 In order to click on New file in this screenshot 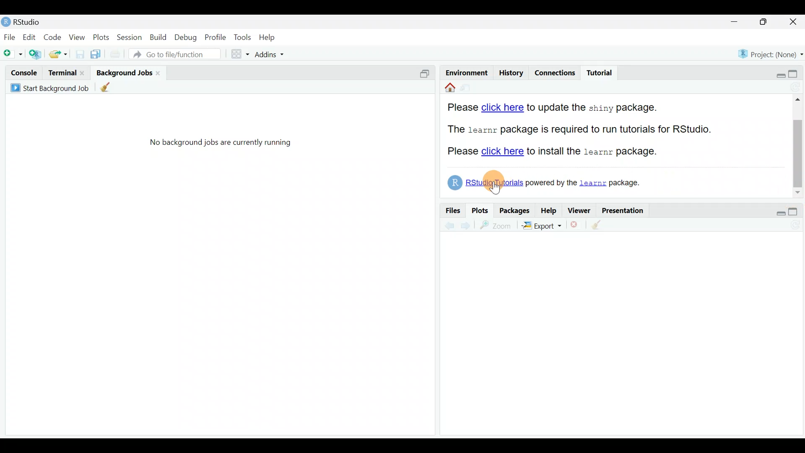, I will do `click(13, 55)`.